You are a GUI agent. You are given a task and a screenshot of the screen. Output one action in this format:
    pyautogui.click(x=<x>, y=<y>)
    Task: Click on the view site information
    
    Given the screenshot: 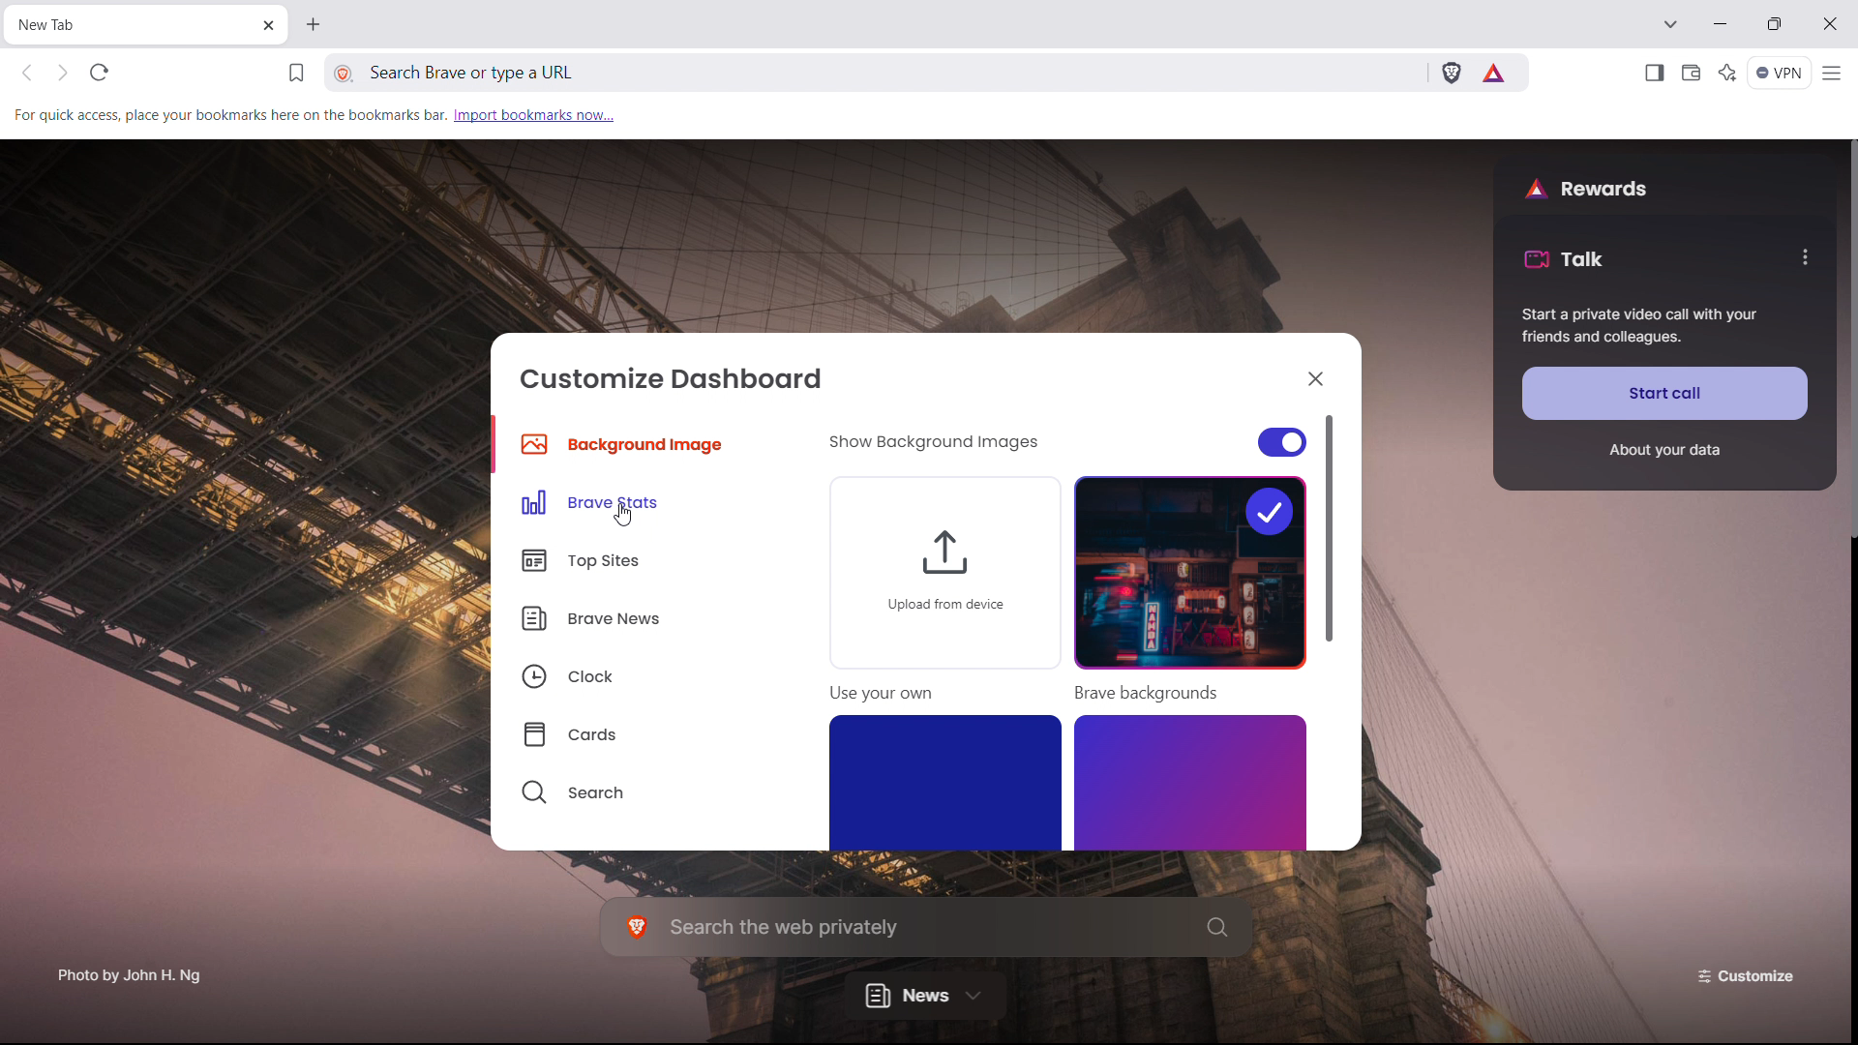 What is the action you would take?
    pyautogui.click(x=345, y=75)
    